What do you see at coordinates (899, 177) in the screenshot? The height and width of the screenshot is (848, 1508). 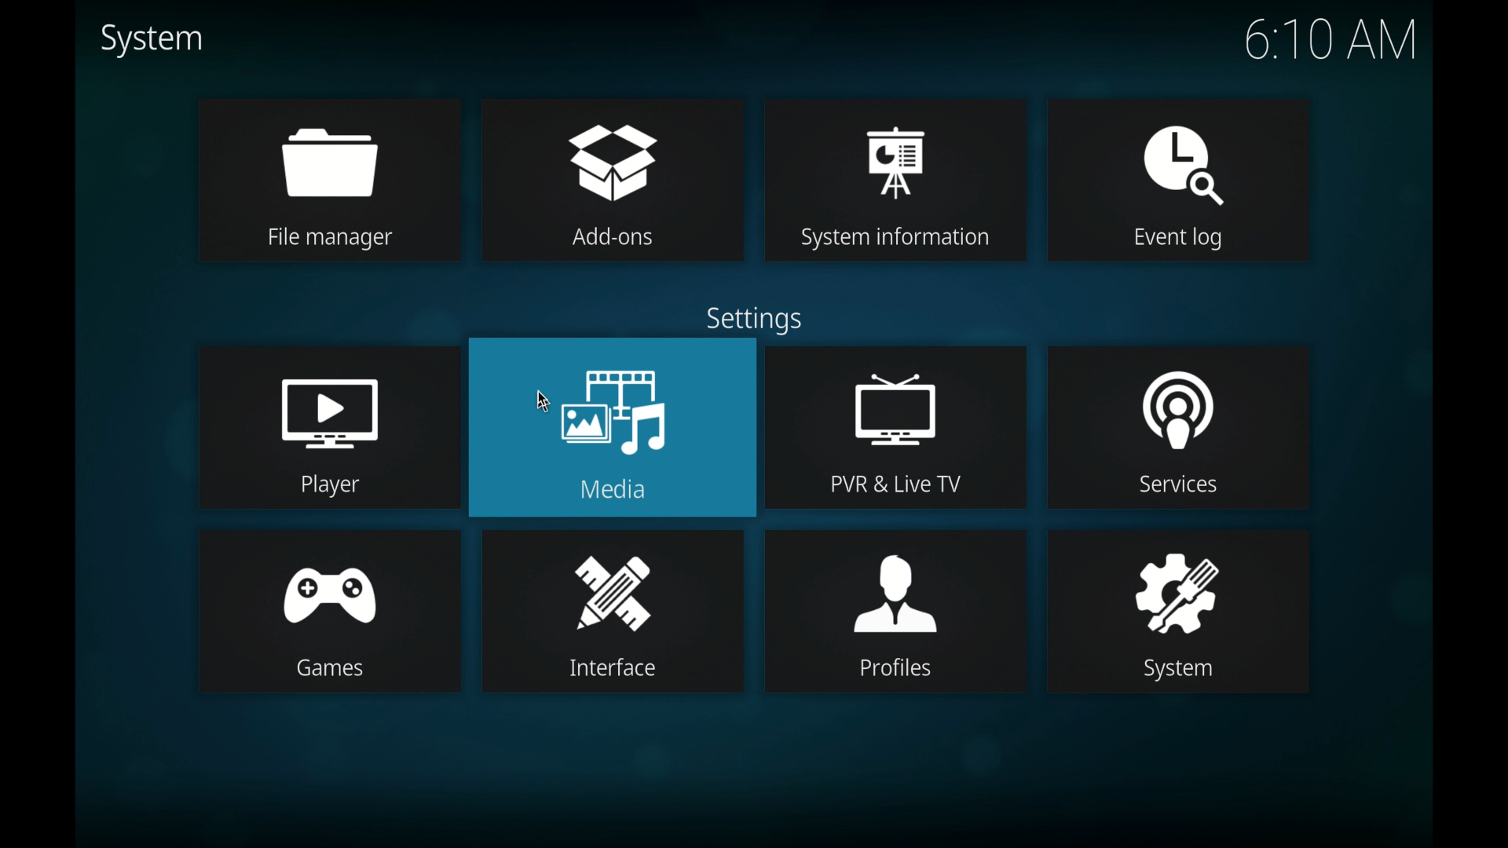 I see `system information` at bounding box center [899, 177].